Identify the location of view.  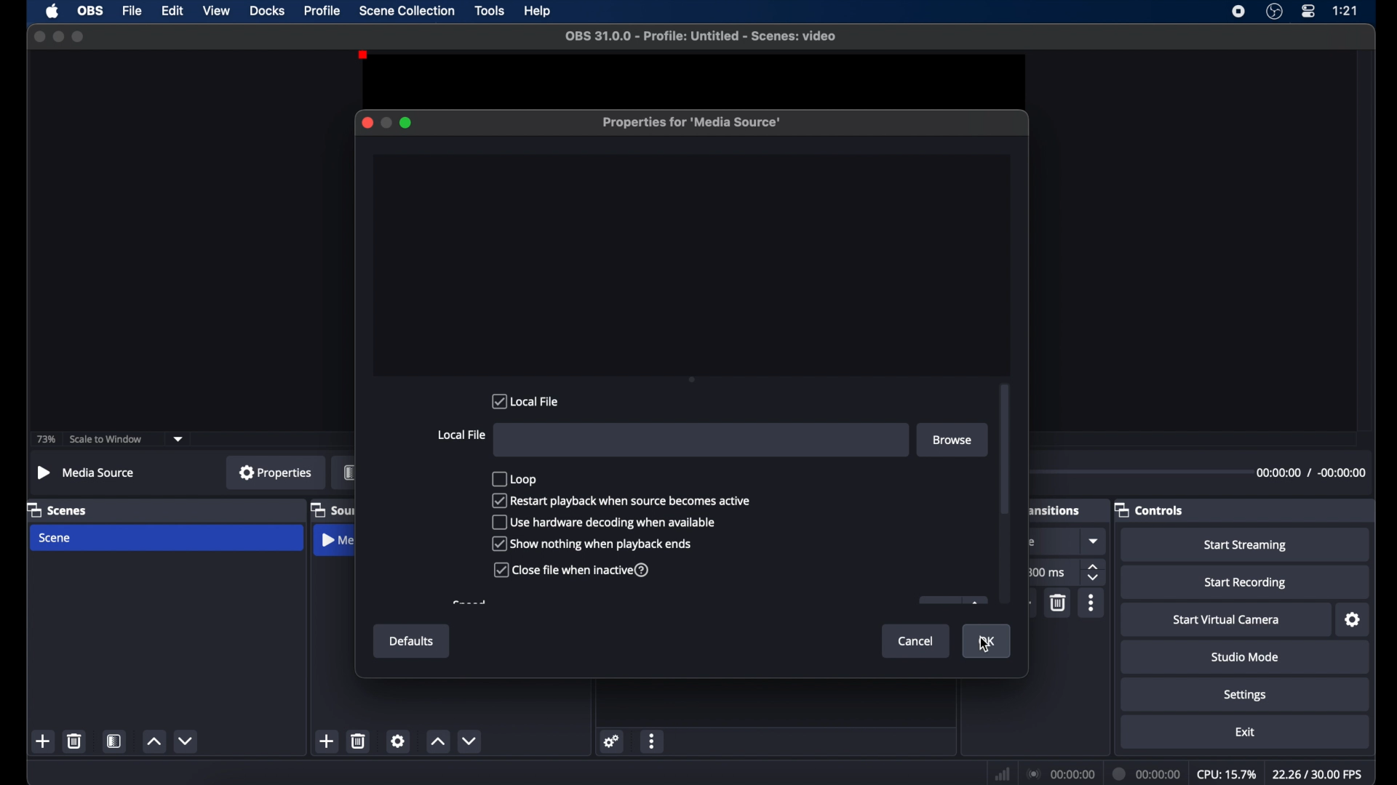
(218, 12).